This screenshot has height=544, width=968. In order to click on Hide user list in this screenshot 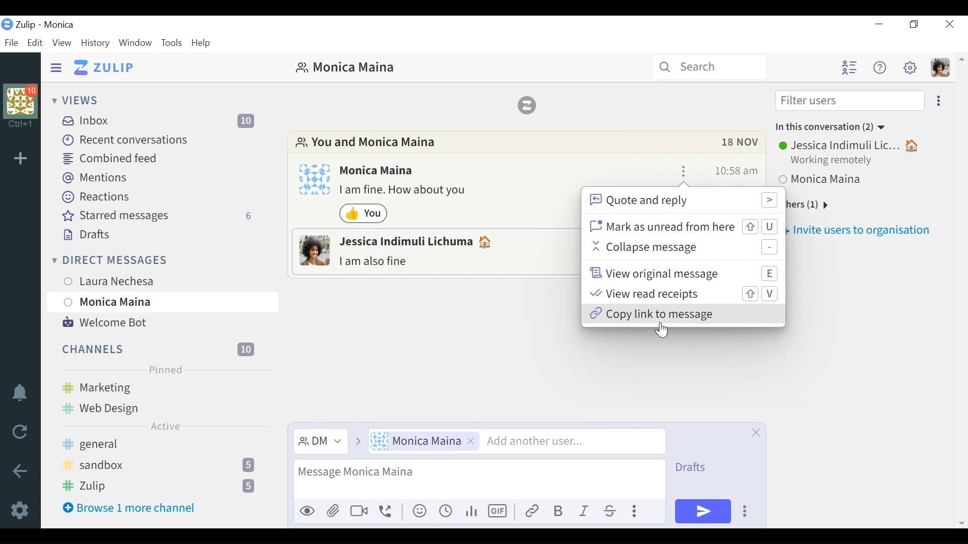, I will do `click(849, 67)`.